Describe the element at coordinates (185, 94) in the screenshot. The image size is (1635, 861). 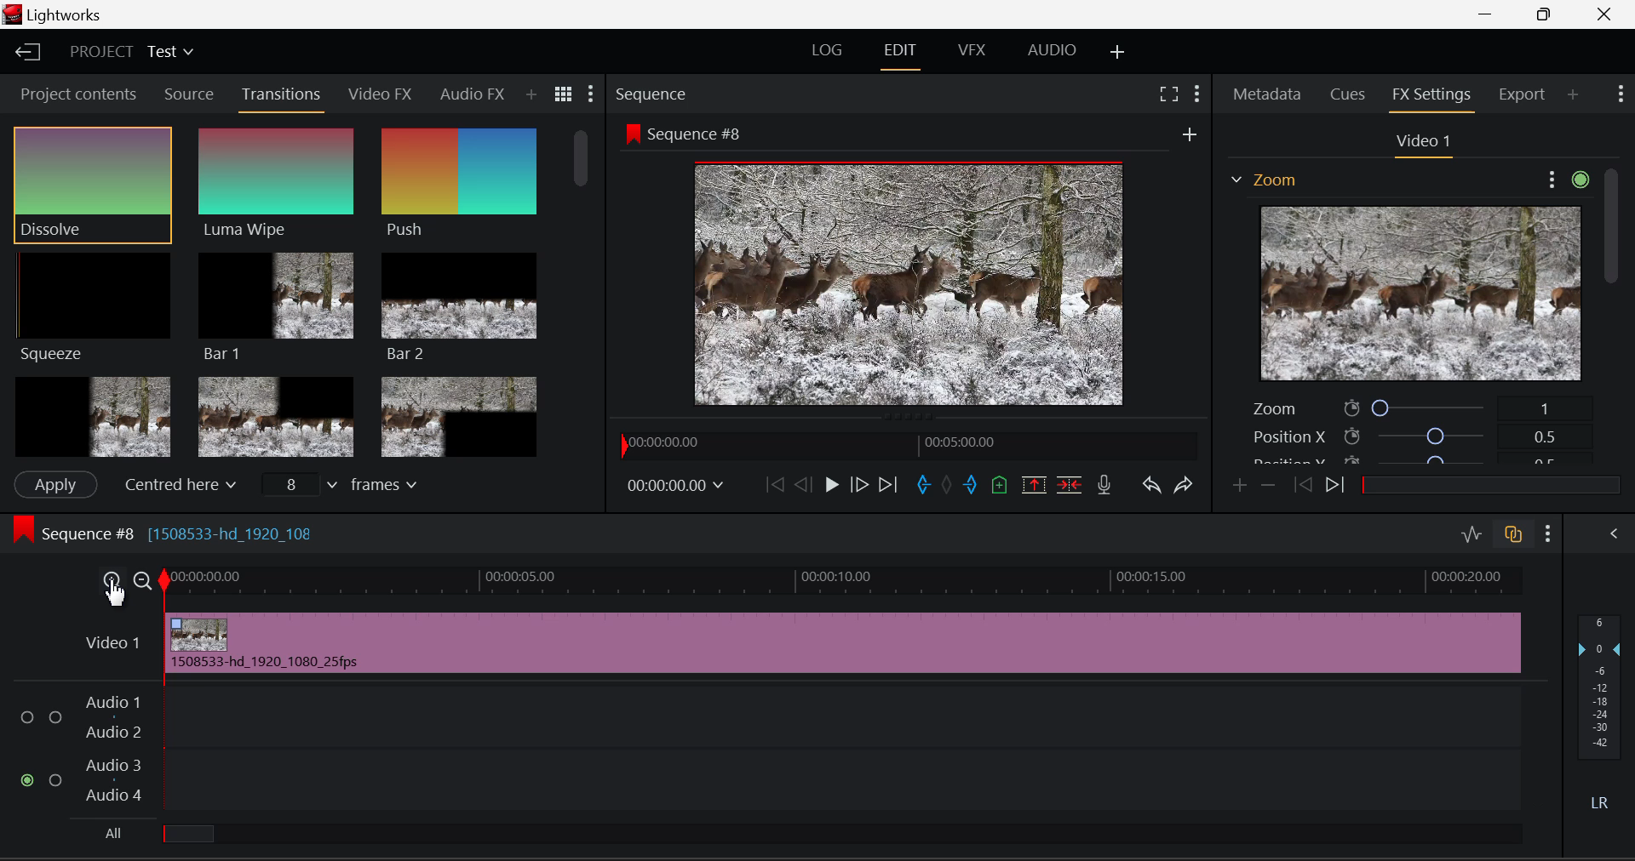
I see `Source` at that location.